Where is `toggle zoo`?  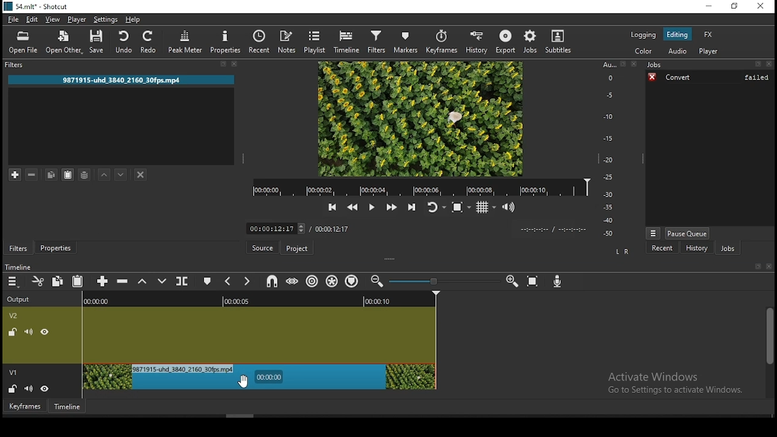 toggle zoo is located at coordinates (460, 208).